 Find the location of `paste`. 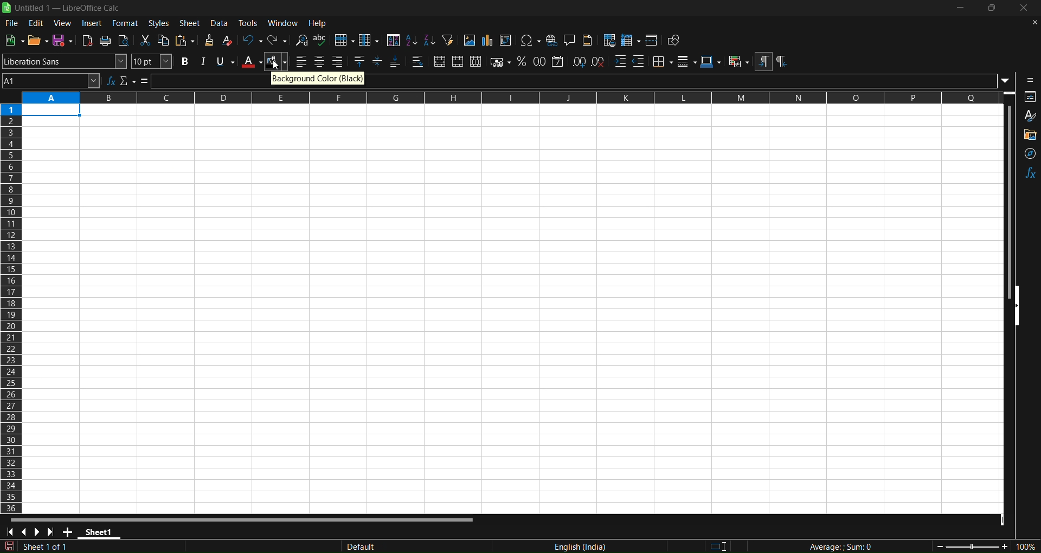

paste is located at coordinates (185, 40).